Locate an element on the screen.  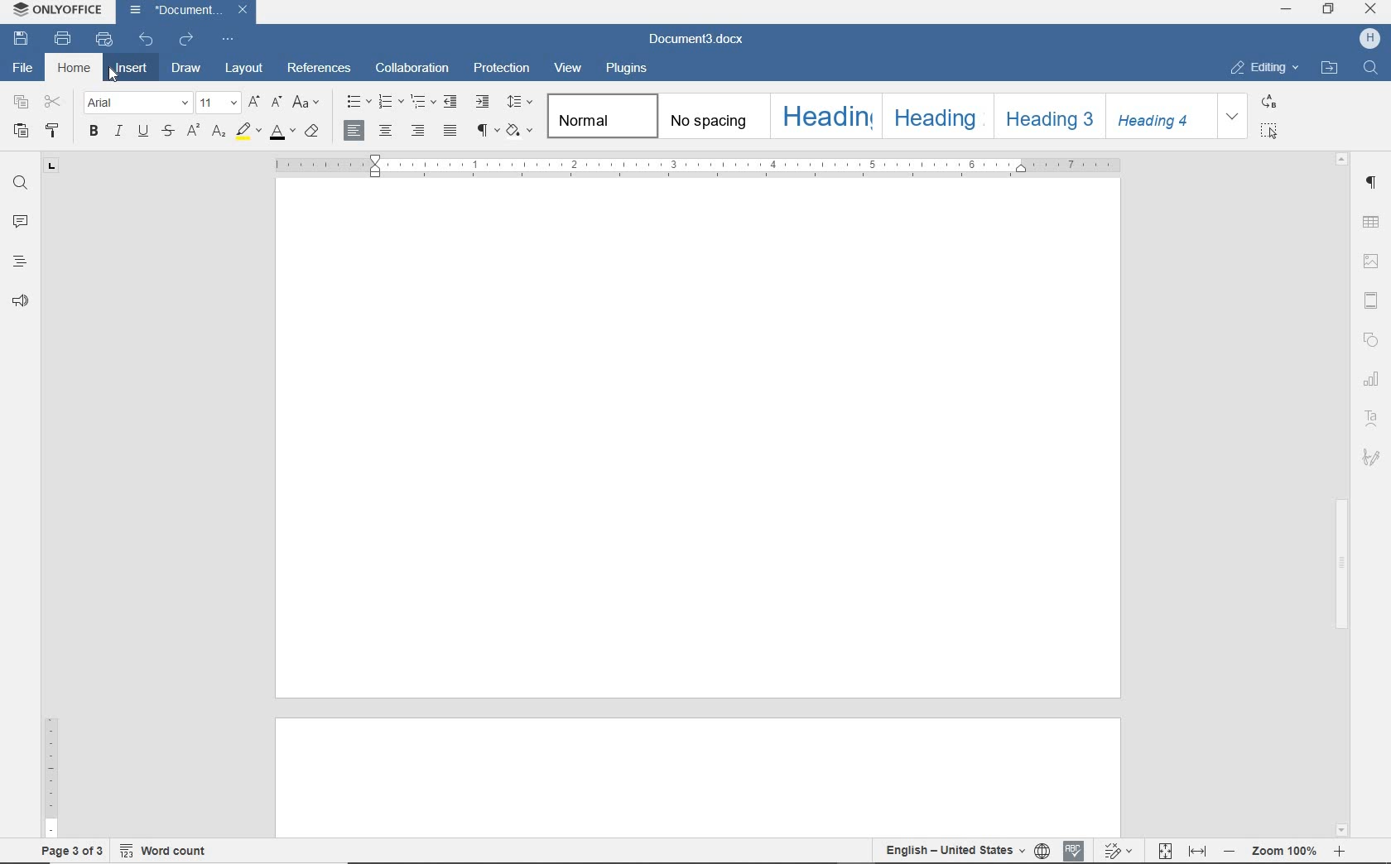
TEXT LANGUAGE is located at coordinates (954, 851).